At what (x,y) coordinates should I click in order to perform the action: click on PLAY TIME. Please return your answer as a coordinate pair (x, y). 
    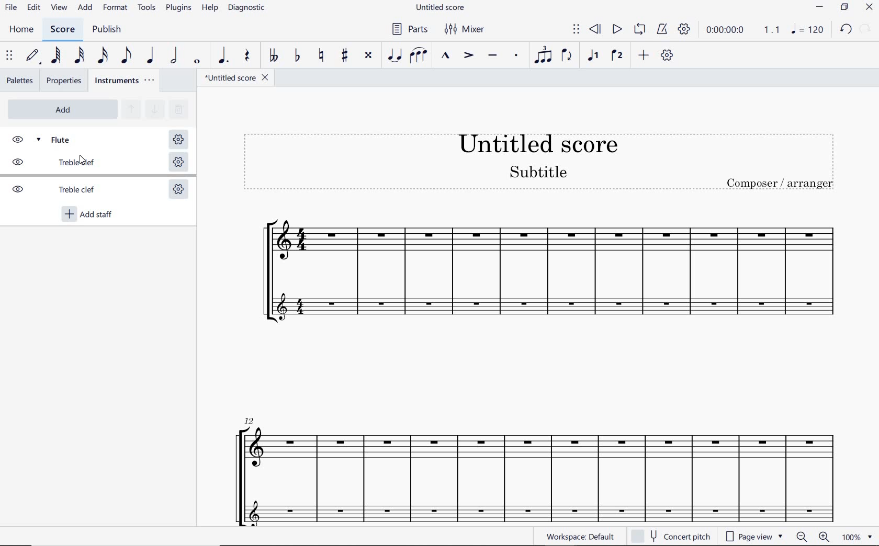
    Looking at the image, I should click on (741, 30).